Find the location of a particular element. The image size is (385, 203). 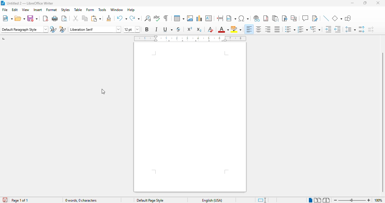

subscript is located at coordinates (199, 29).